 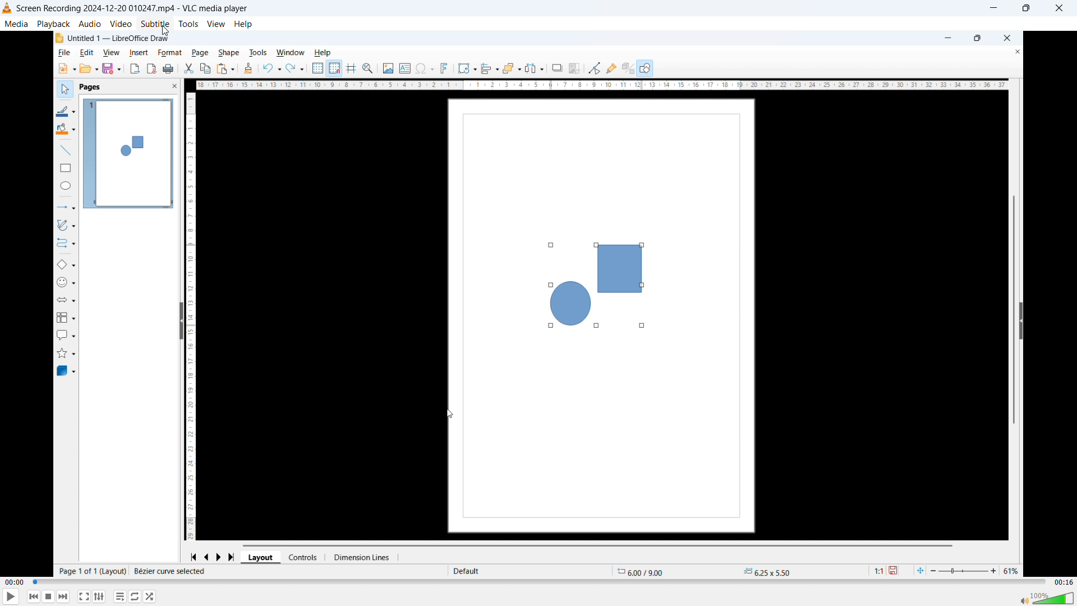 I want to click on fill bar, so click(x=65, y=130).